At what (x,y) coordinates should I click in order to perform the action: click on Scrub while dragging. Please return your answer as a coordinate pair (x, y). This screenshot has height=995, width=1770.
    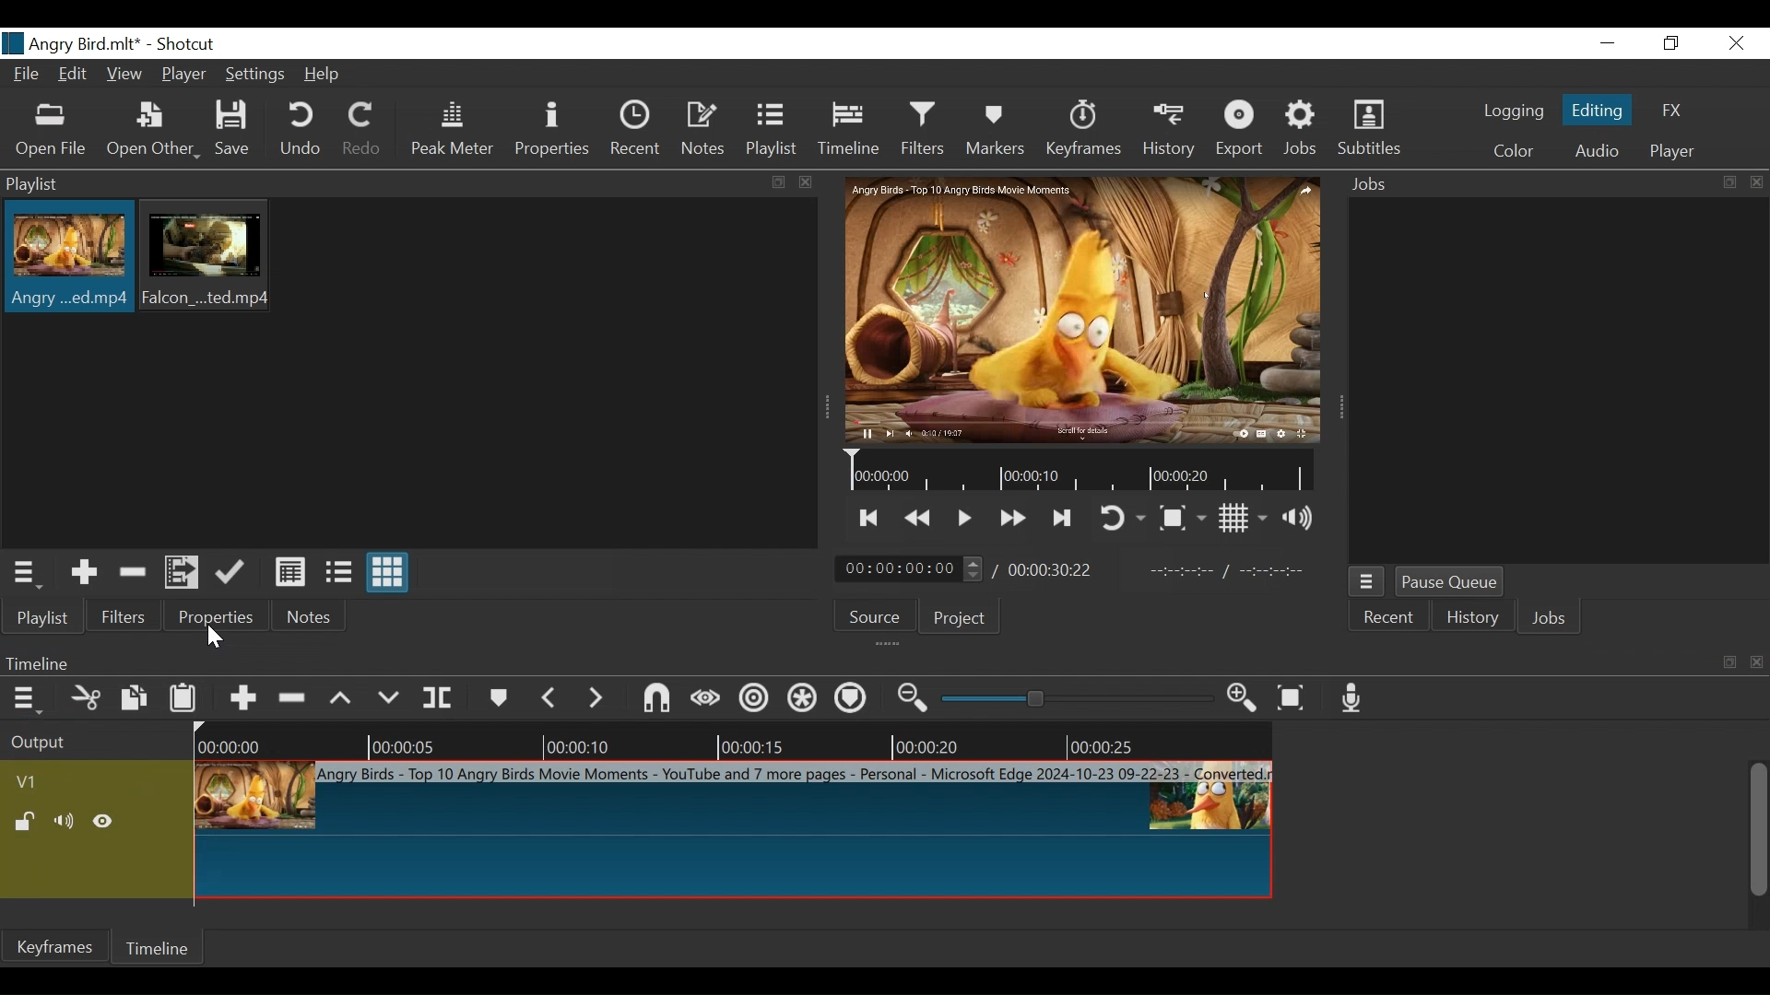
    Looking at the image, I should click on (705, 700).